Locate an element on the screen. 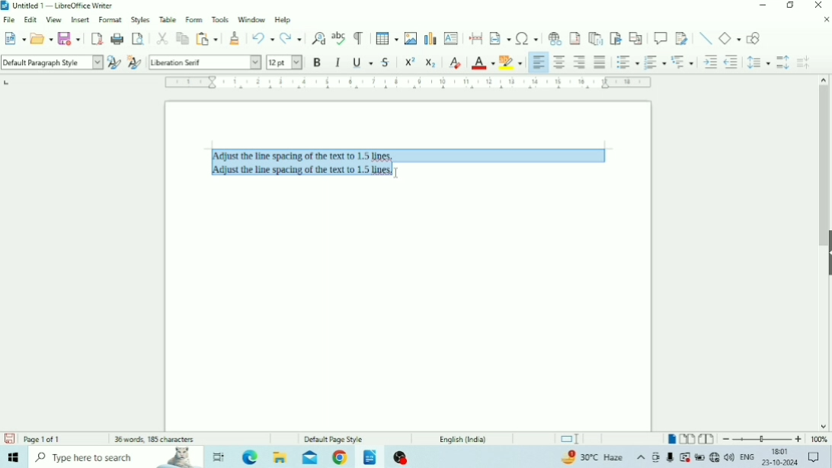  Italic is located at coordinates (338, 63).